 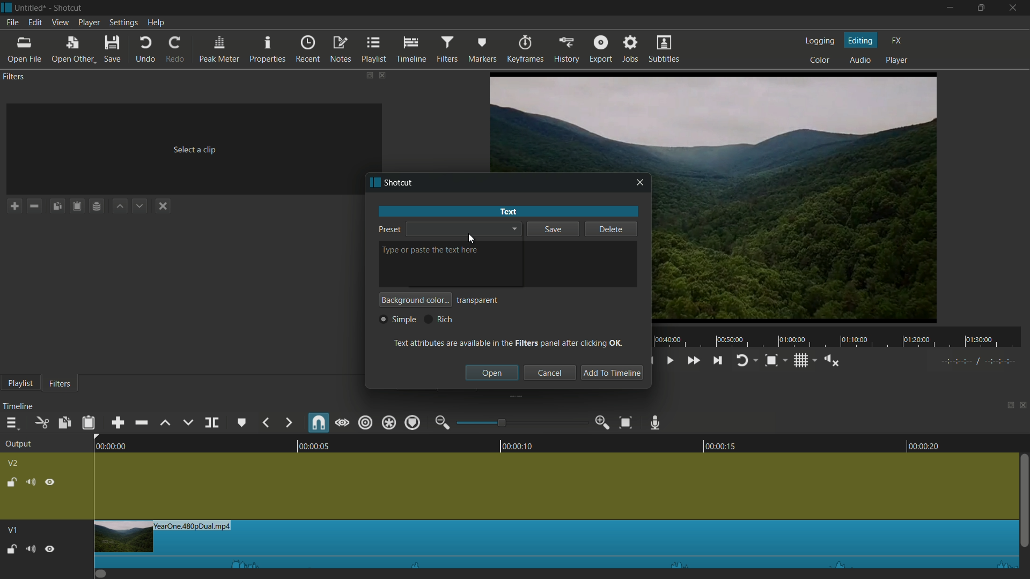 What do you see at coordinates (307, 444) in the screenshot?
I see `00:00:05` at bounding box center [307, 444].